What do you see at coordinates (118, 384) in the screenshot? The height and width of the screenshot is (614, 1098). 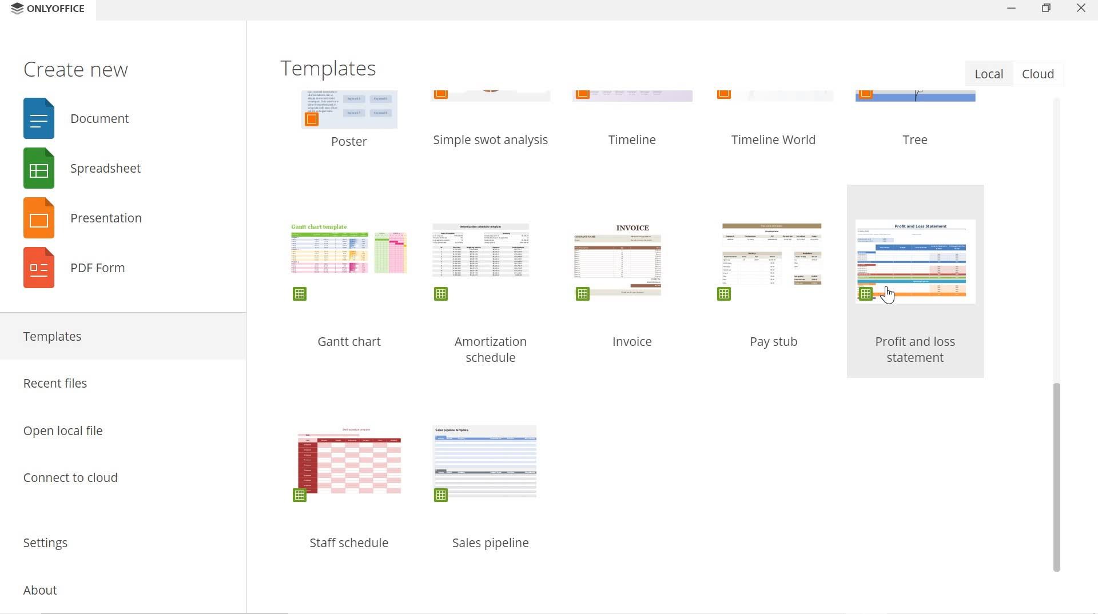 I see `recent files` at bounding box center [118, 384].